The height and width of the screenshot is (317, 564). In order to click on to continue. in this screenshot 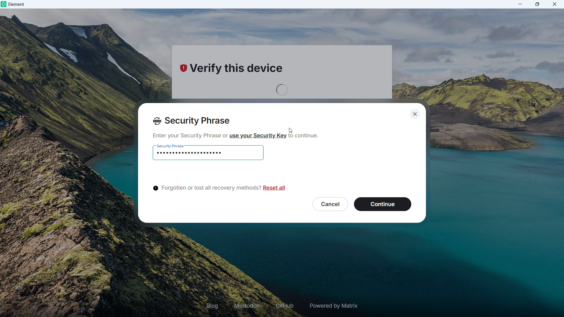, I will do `click(306, 137)`.